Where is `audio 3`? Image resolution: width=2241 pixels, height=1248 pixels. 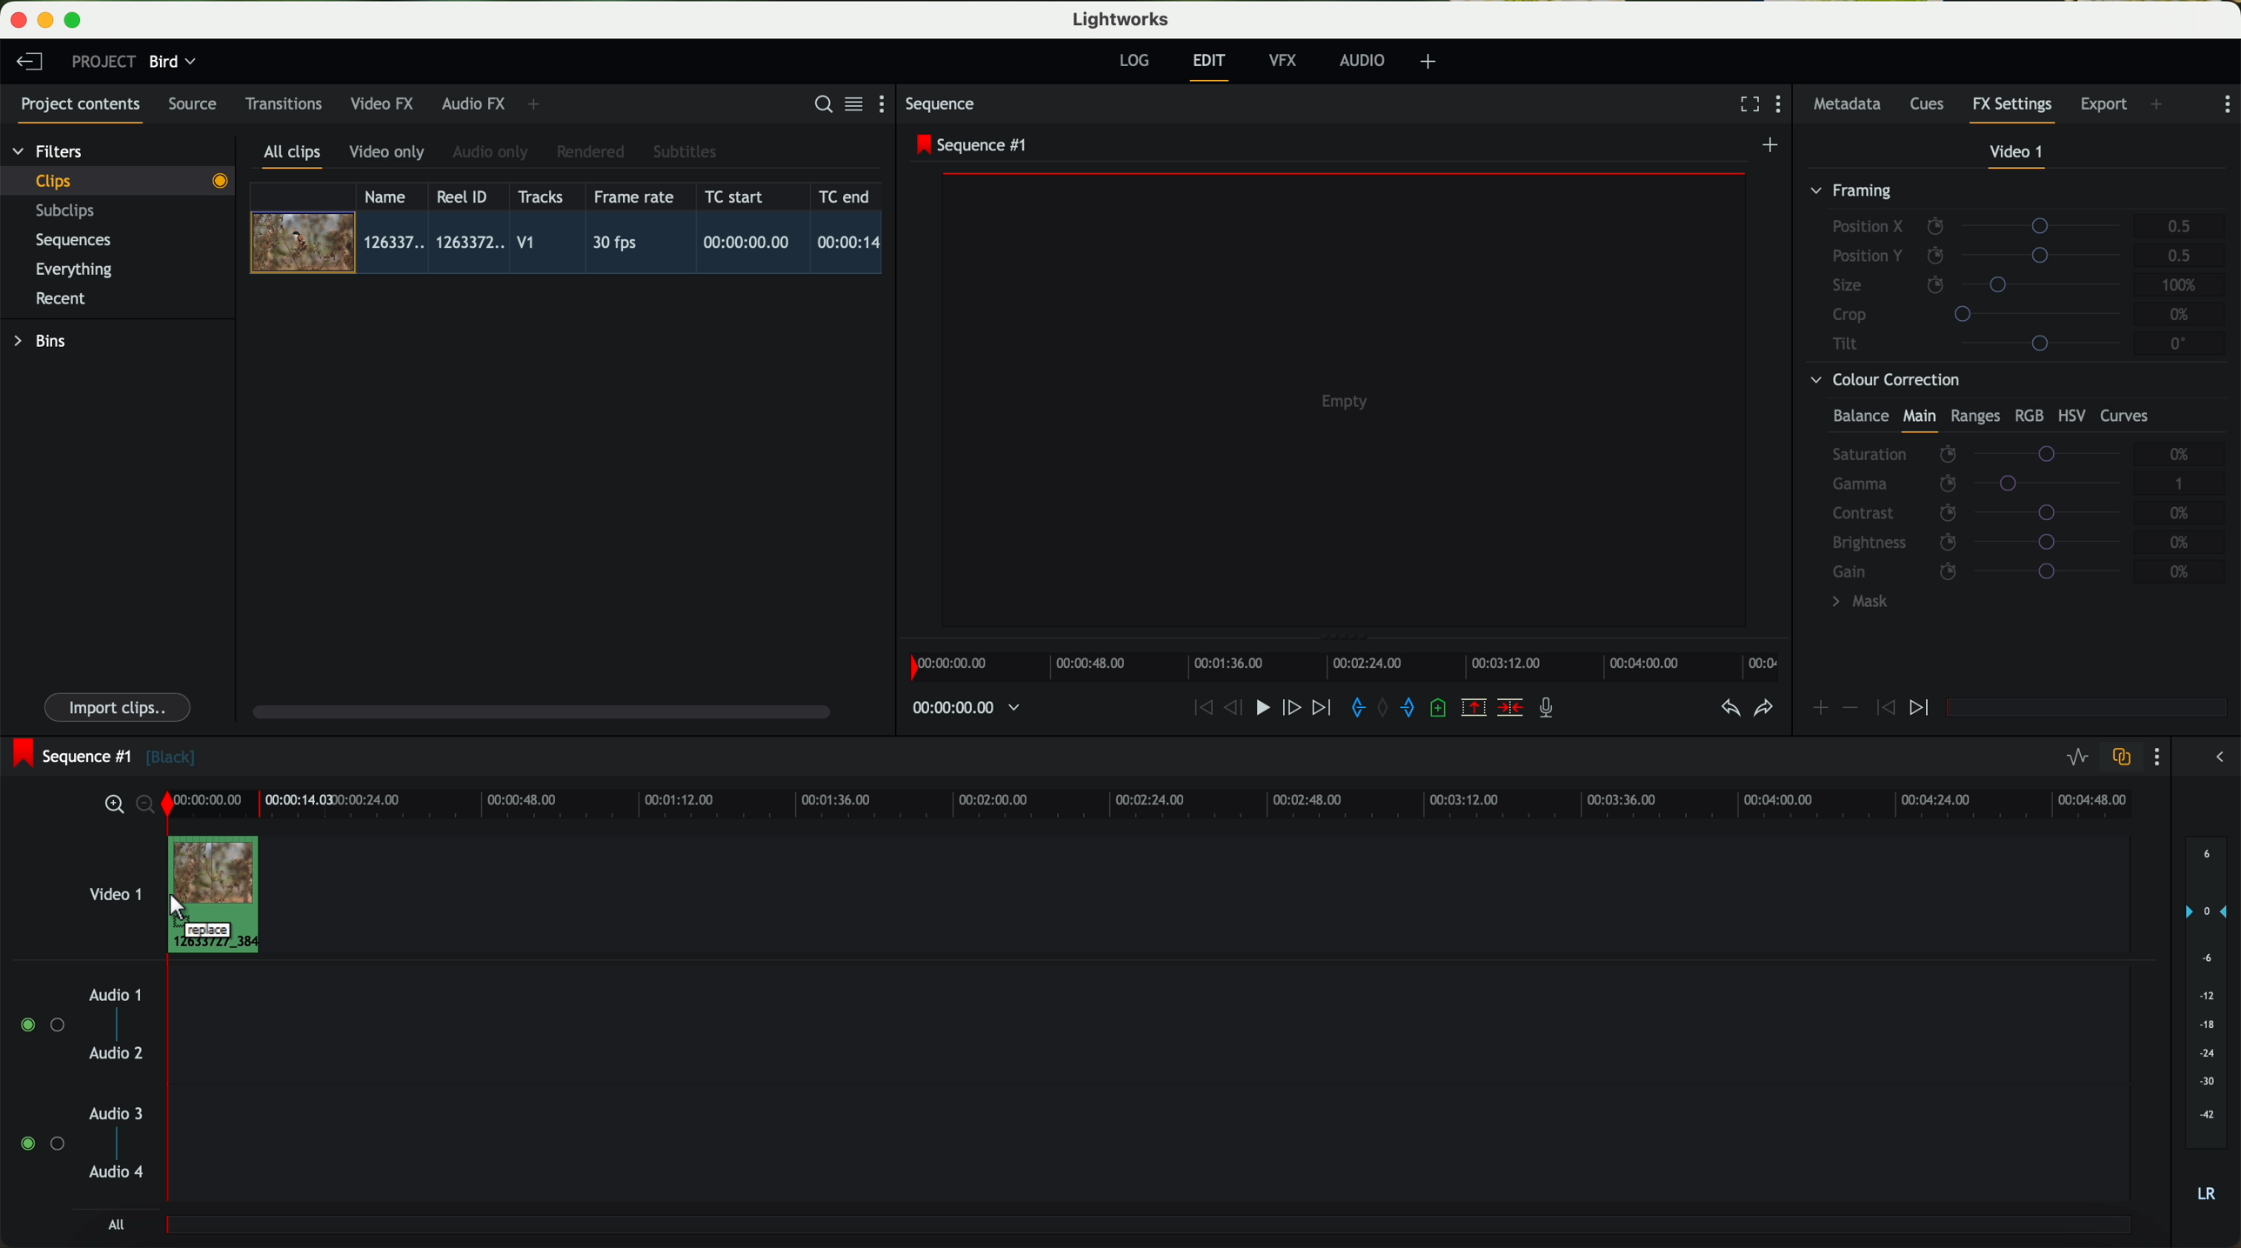 audio 3 is located at coordinates (108, 1112).